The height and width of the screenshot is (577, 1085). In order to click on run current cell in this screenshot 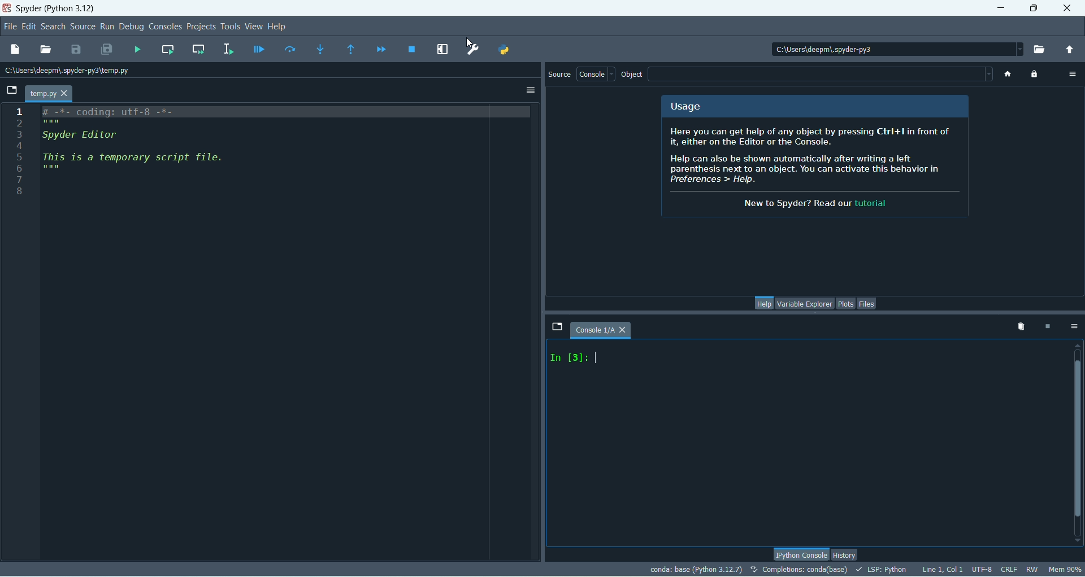, I will do `click(167, 50)`.